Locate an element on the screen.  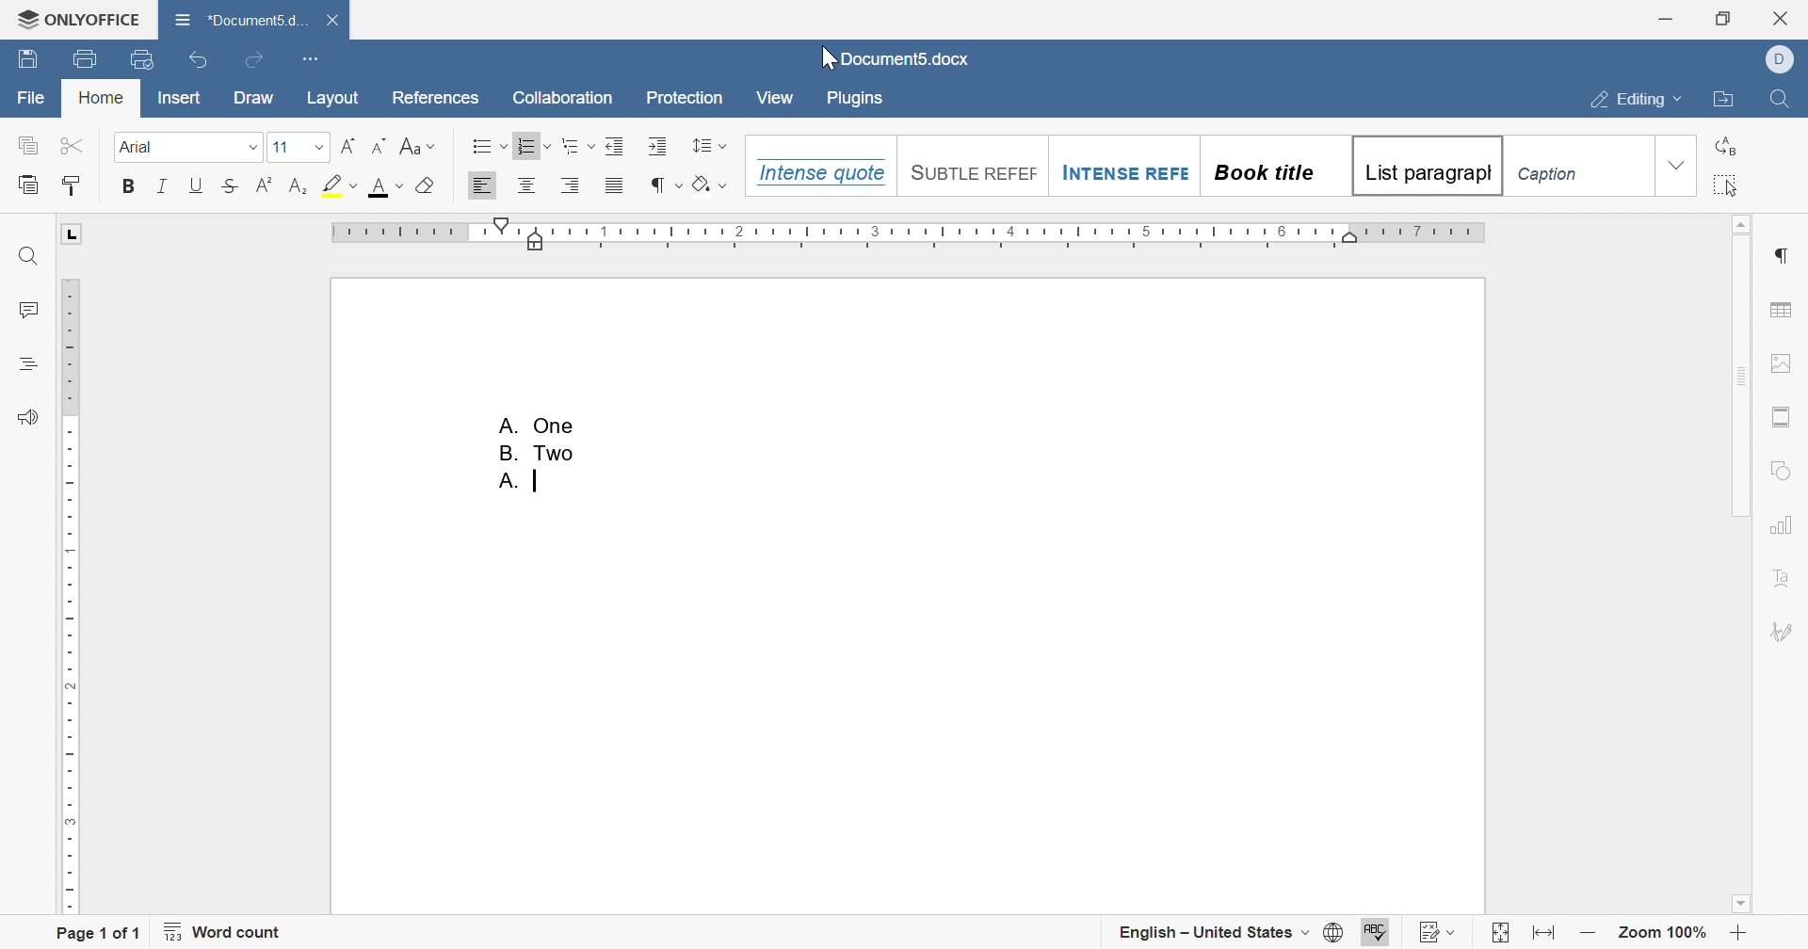
Bold is located at coordinates (129, 185).